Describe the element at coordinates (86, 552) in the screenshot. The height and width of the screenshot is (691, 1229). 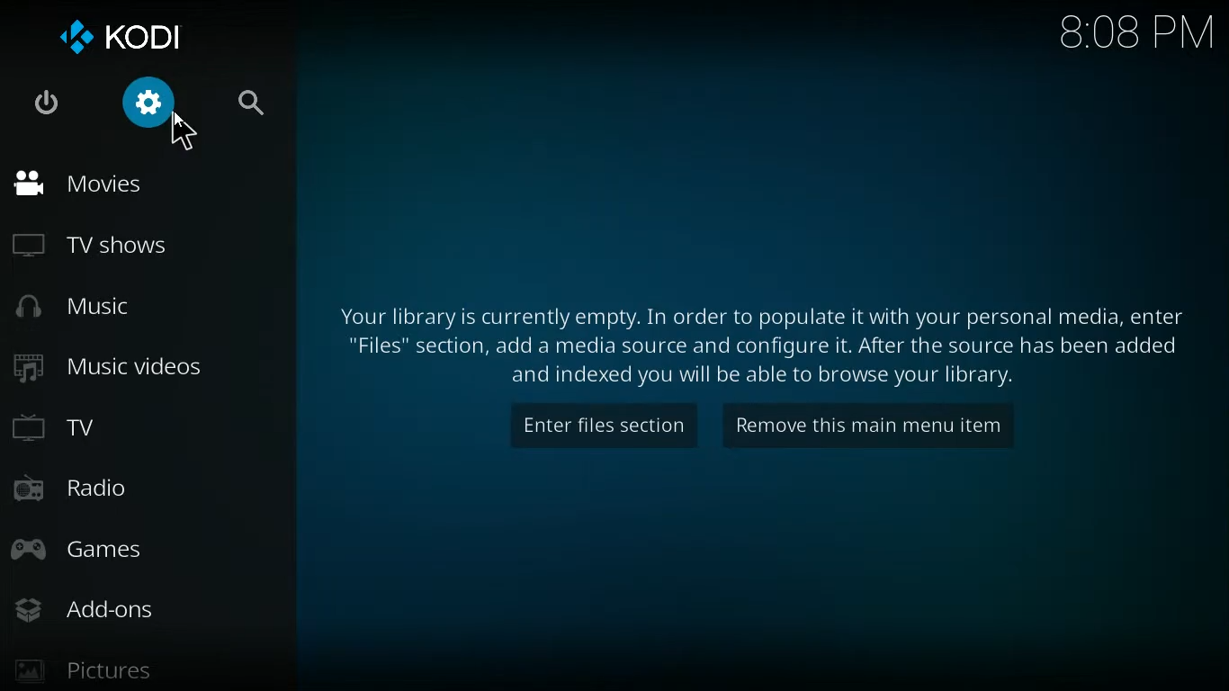
I see `games` at that location.